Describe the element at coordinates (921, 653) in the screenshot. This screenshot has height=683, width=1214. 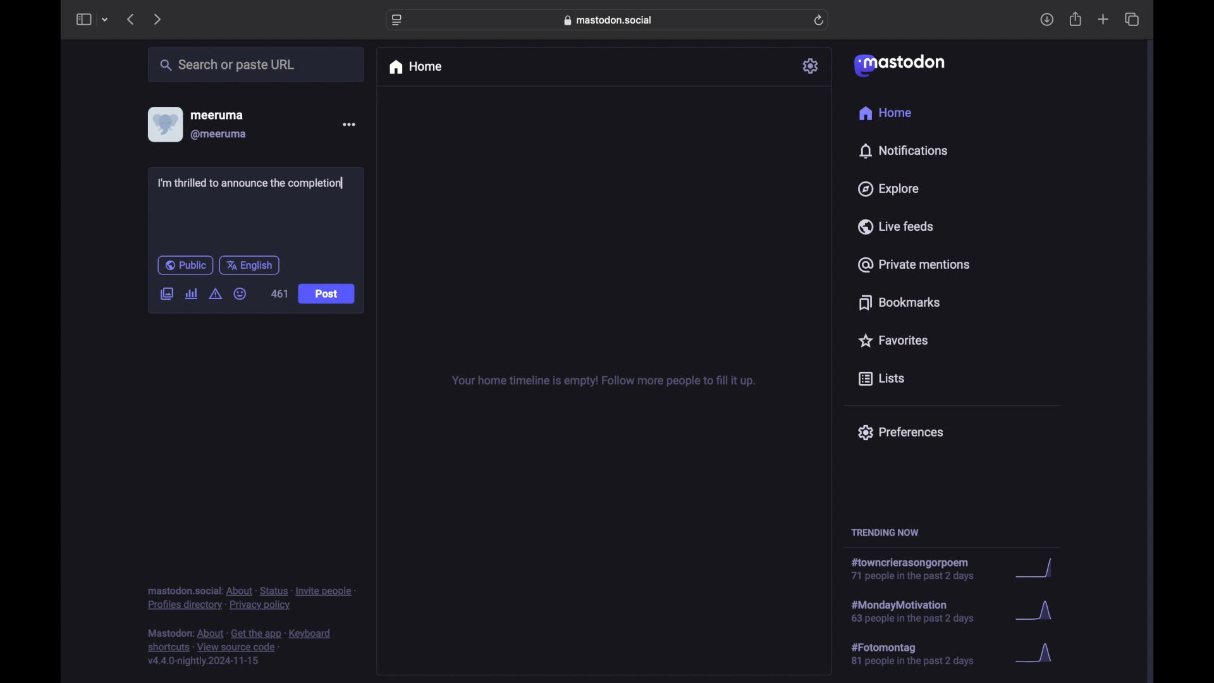
I see `hashtag trend` at that location.